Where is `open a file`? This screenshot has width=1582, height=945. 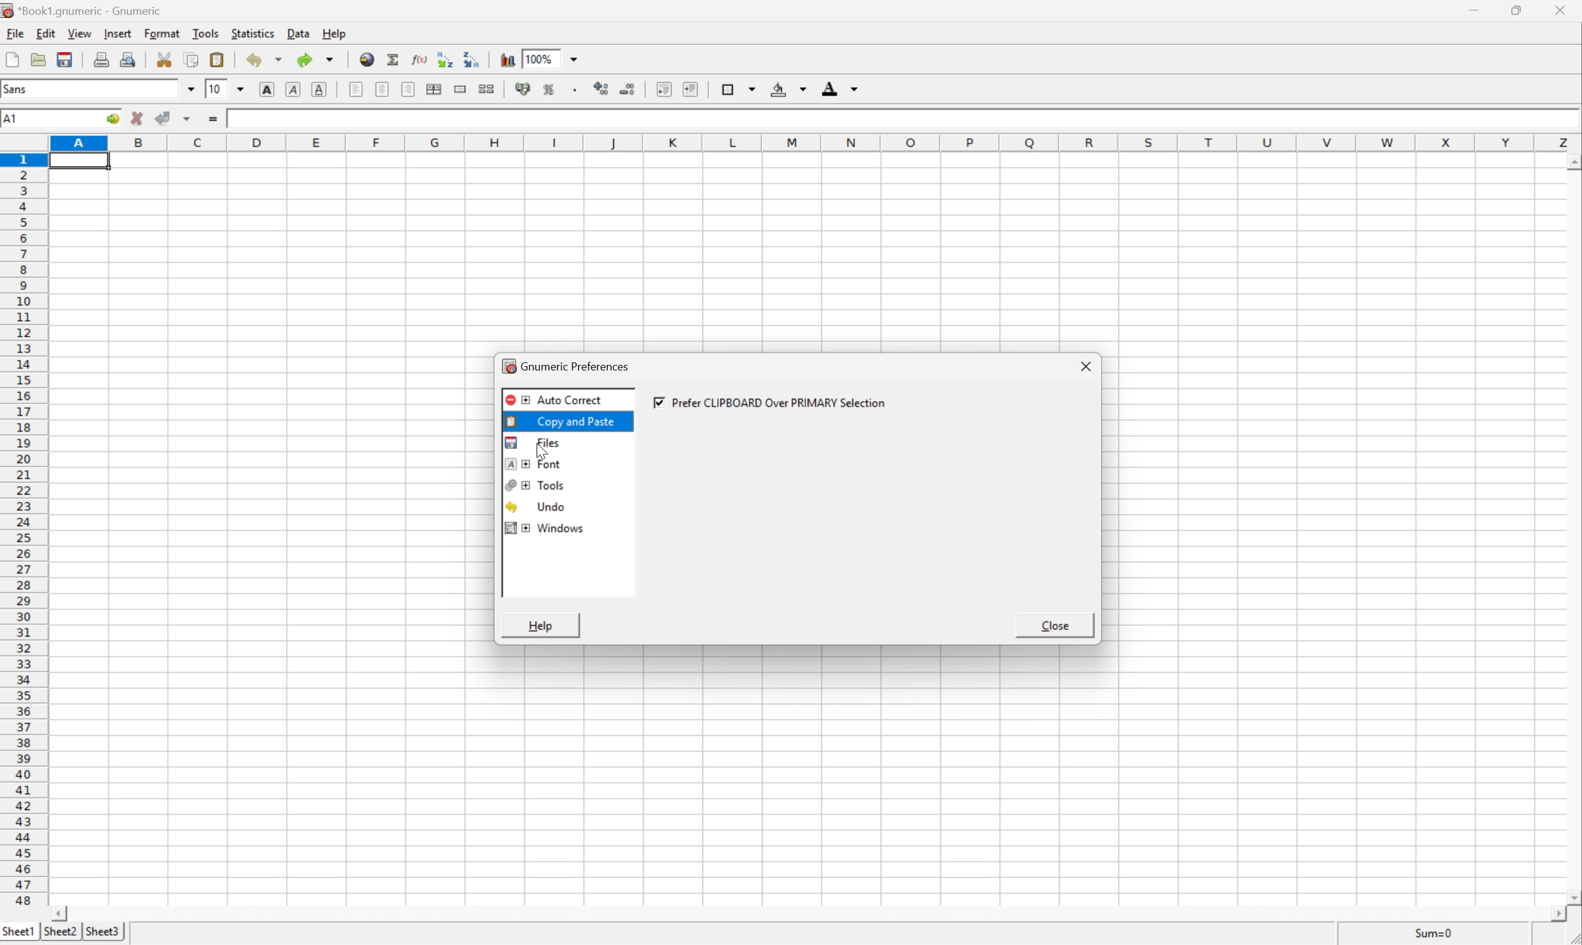
open a file is located at coordinates (40, 58).